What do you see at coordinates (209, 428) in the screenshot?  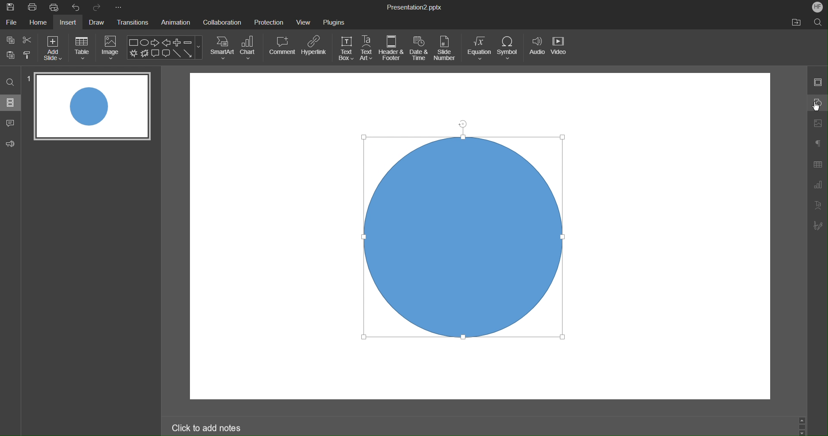 I see `Click to add notes` at bounding box center [209, 428].